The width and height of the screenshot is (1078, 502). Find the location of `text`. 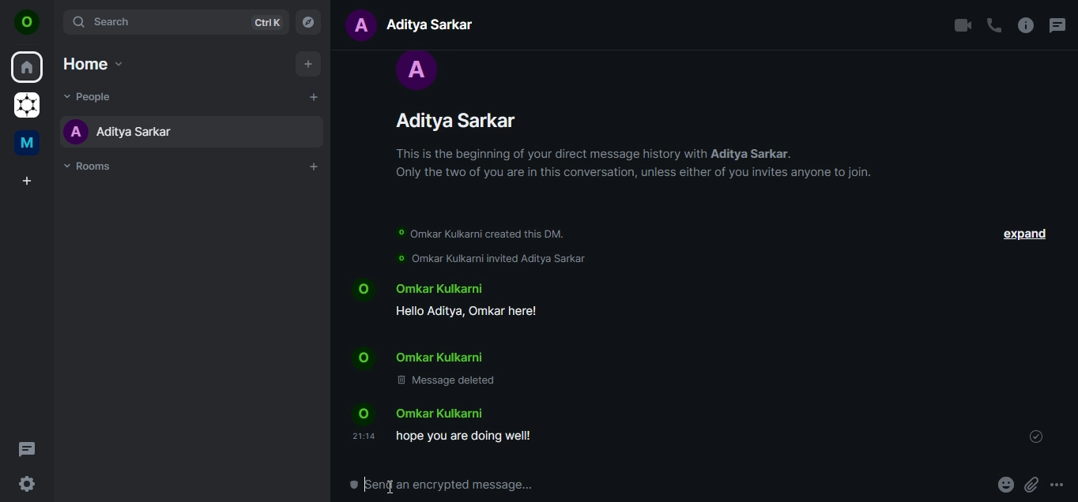

text is located at coordinates (420, 24).